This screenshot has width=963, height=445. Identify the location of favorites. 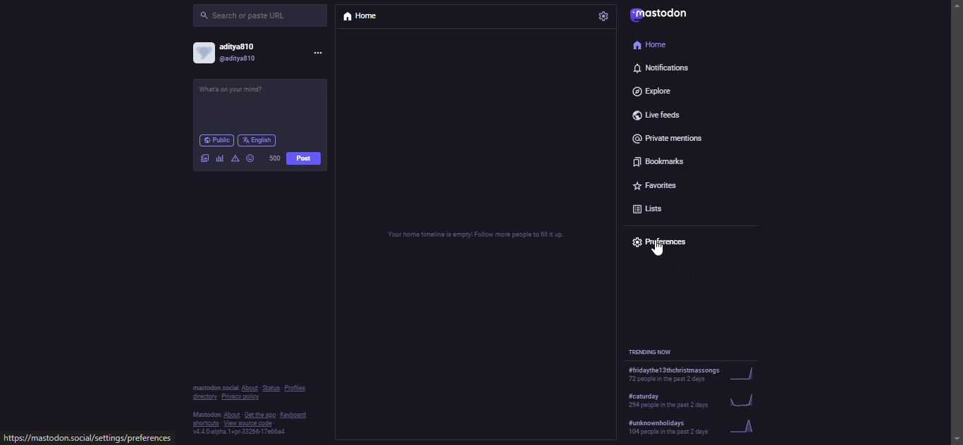
(658, 187).